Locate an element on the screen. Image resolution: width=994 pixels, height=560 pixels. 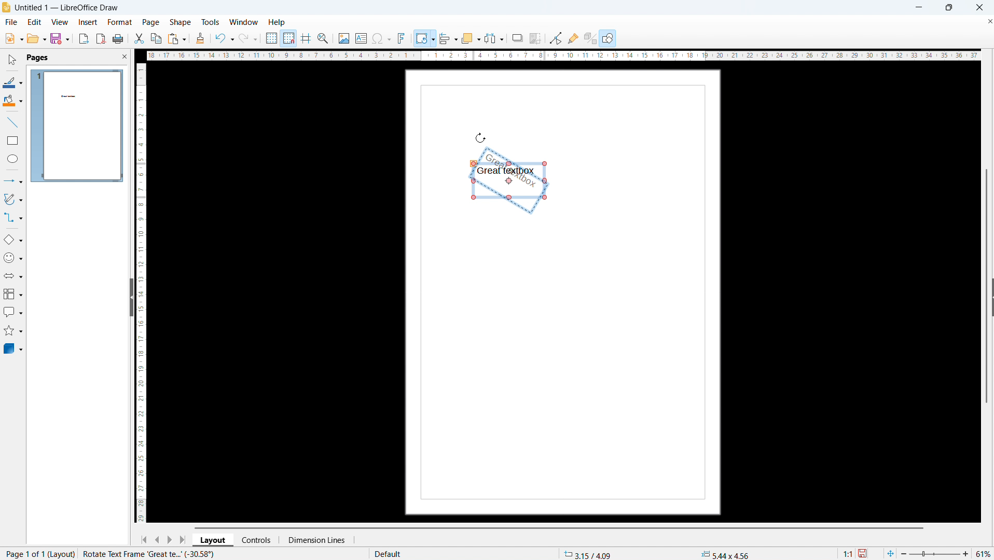
horizontal scroll bar  is located at coordinates (559, 527).